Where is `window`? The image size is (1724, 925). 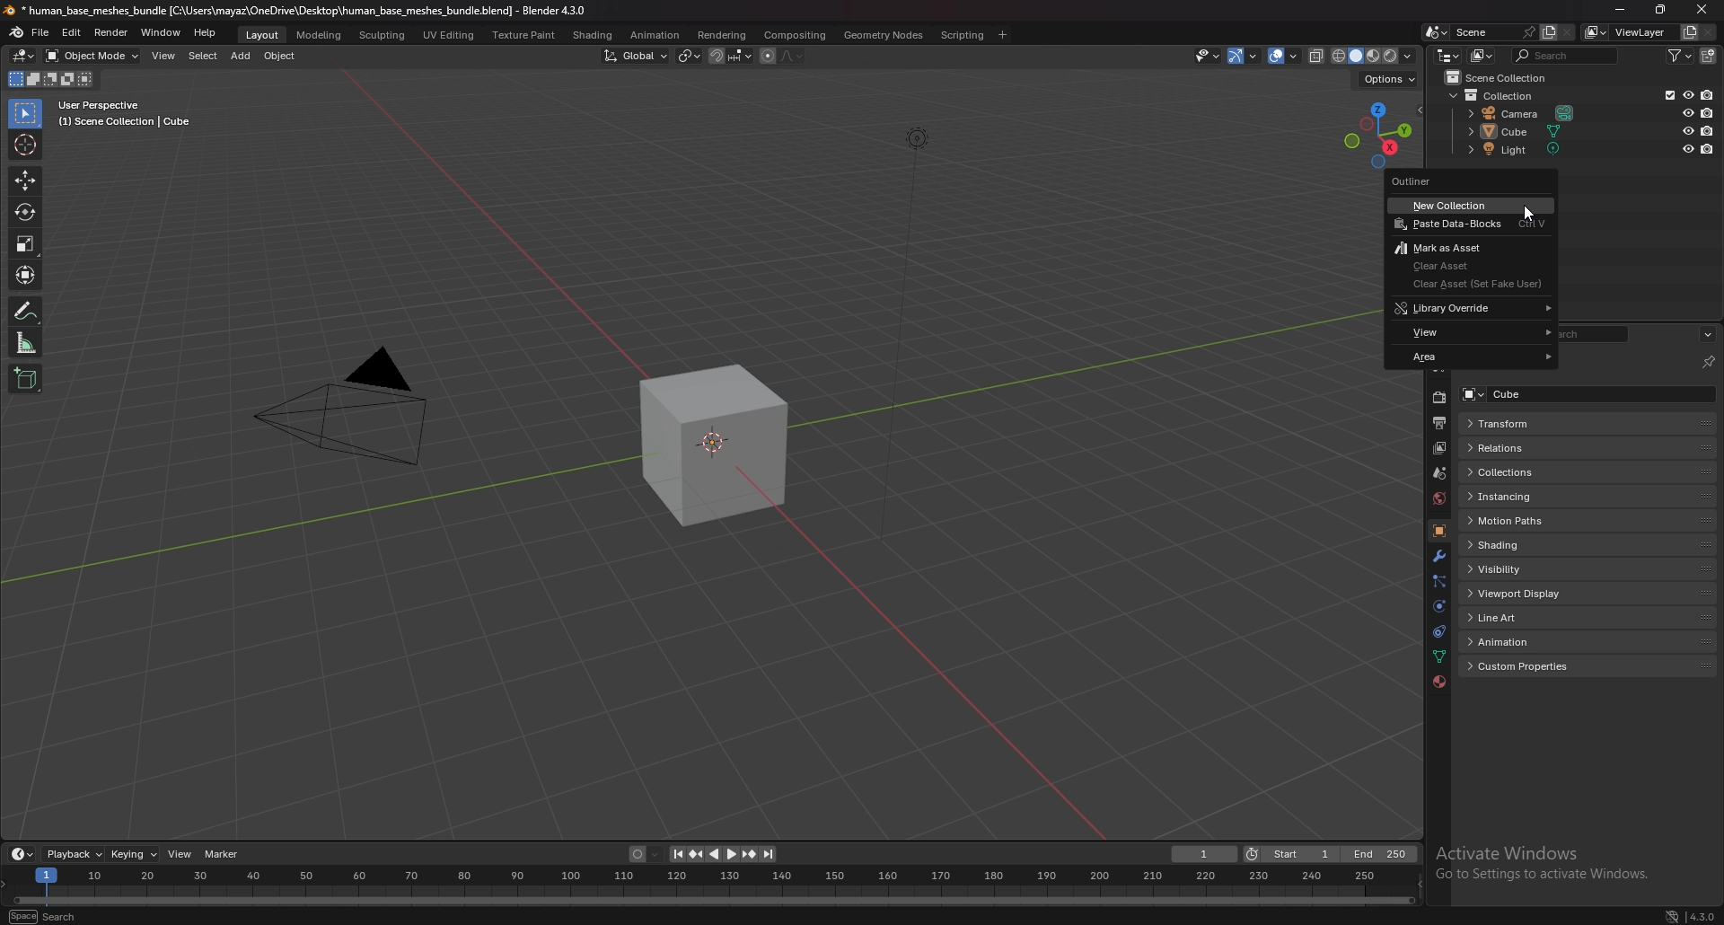 window is located at coordinates (162, 33).